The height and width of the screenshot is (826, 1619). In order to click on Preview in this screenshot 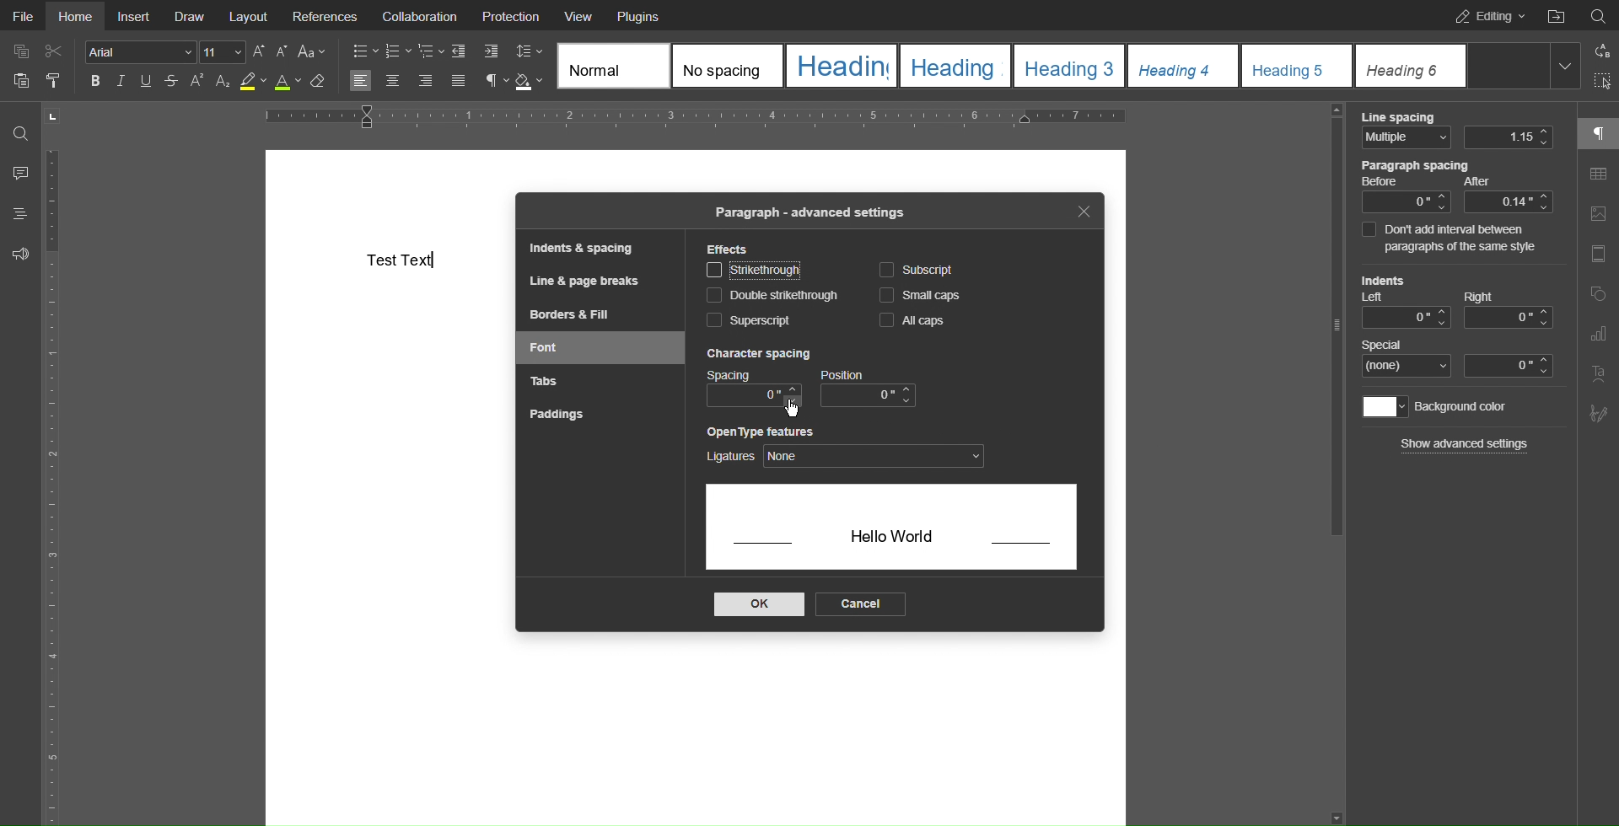, I will do `click(892, 531)`.